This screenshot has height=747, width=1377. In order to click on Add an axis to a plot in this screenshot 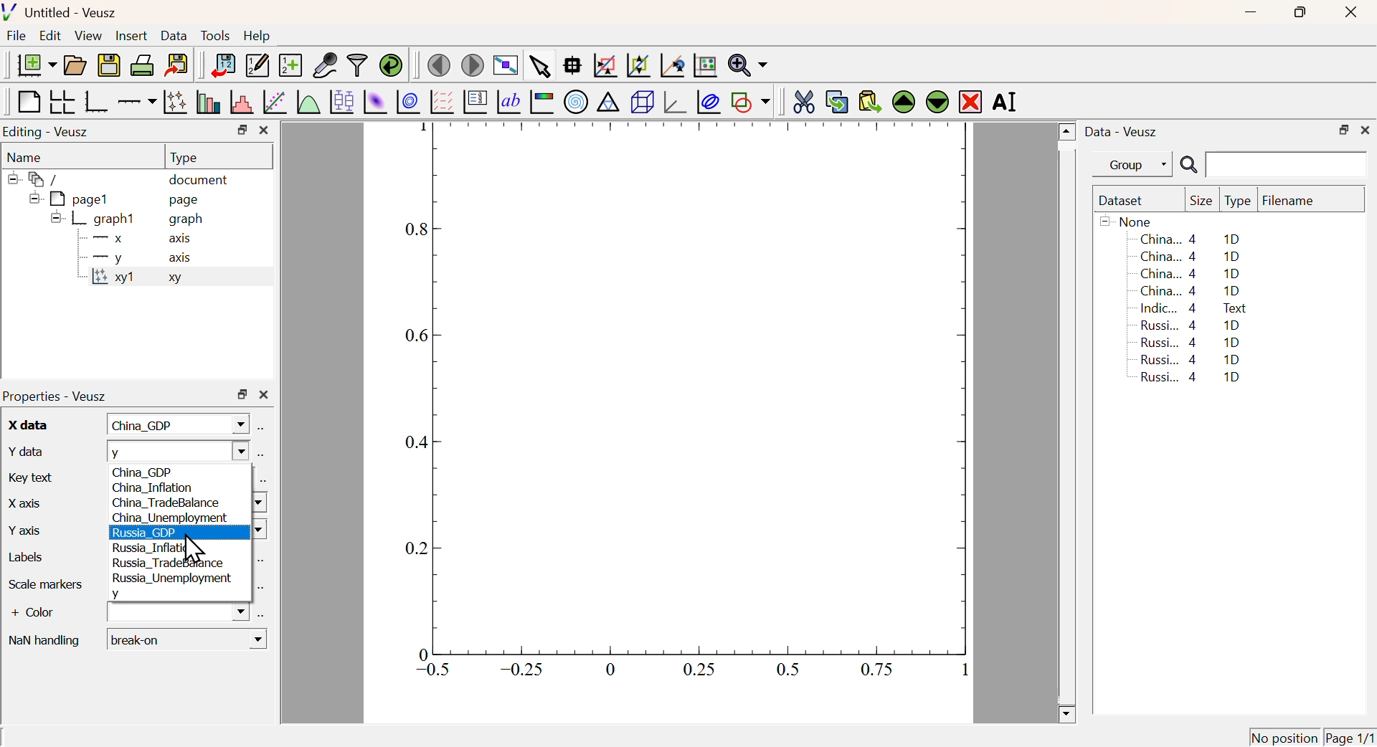, I will do `click(136, 103)`.